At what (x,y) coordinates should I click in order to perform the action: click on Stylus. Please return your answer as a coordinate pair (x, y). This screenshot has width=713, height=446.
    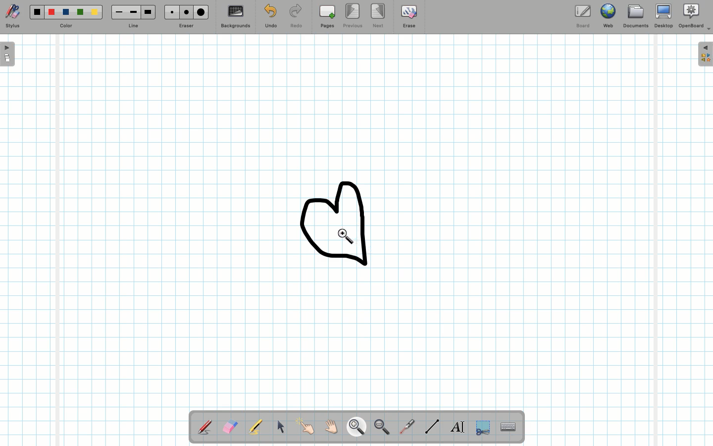
    Looking at the image, I should click on (204, 427).